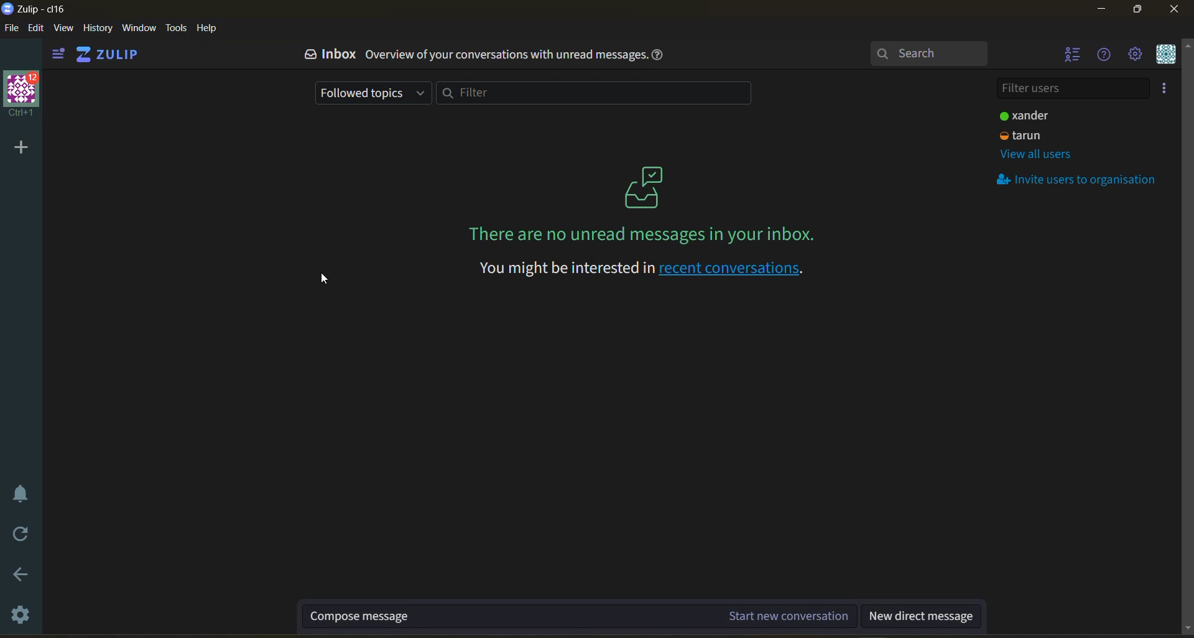 The width and height of the screenshot is (1194, 638). Describe the element at coordinates (1140, 55) in the screenshot. I see `main menu` at that location.